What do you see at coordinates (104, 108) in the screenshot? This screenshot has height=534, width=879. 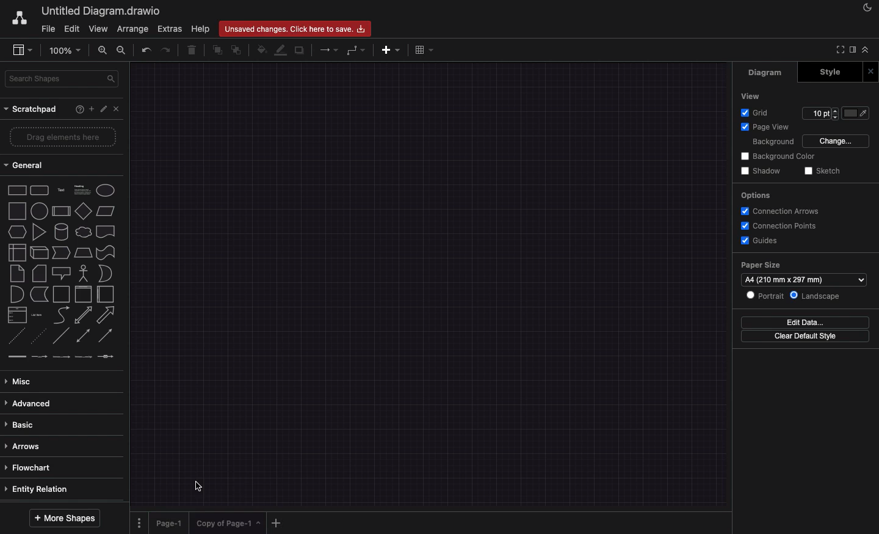 I see `edit` at bounding box center [104, 108].